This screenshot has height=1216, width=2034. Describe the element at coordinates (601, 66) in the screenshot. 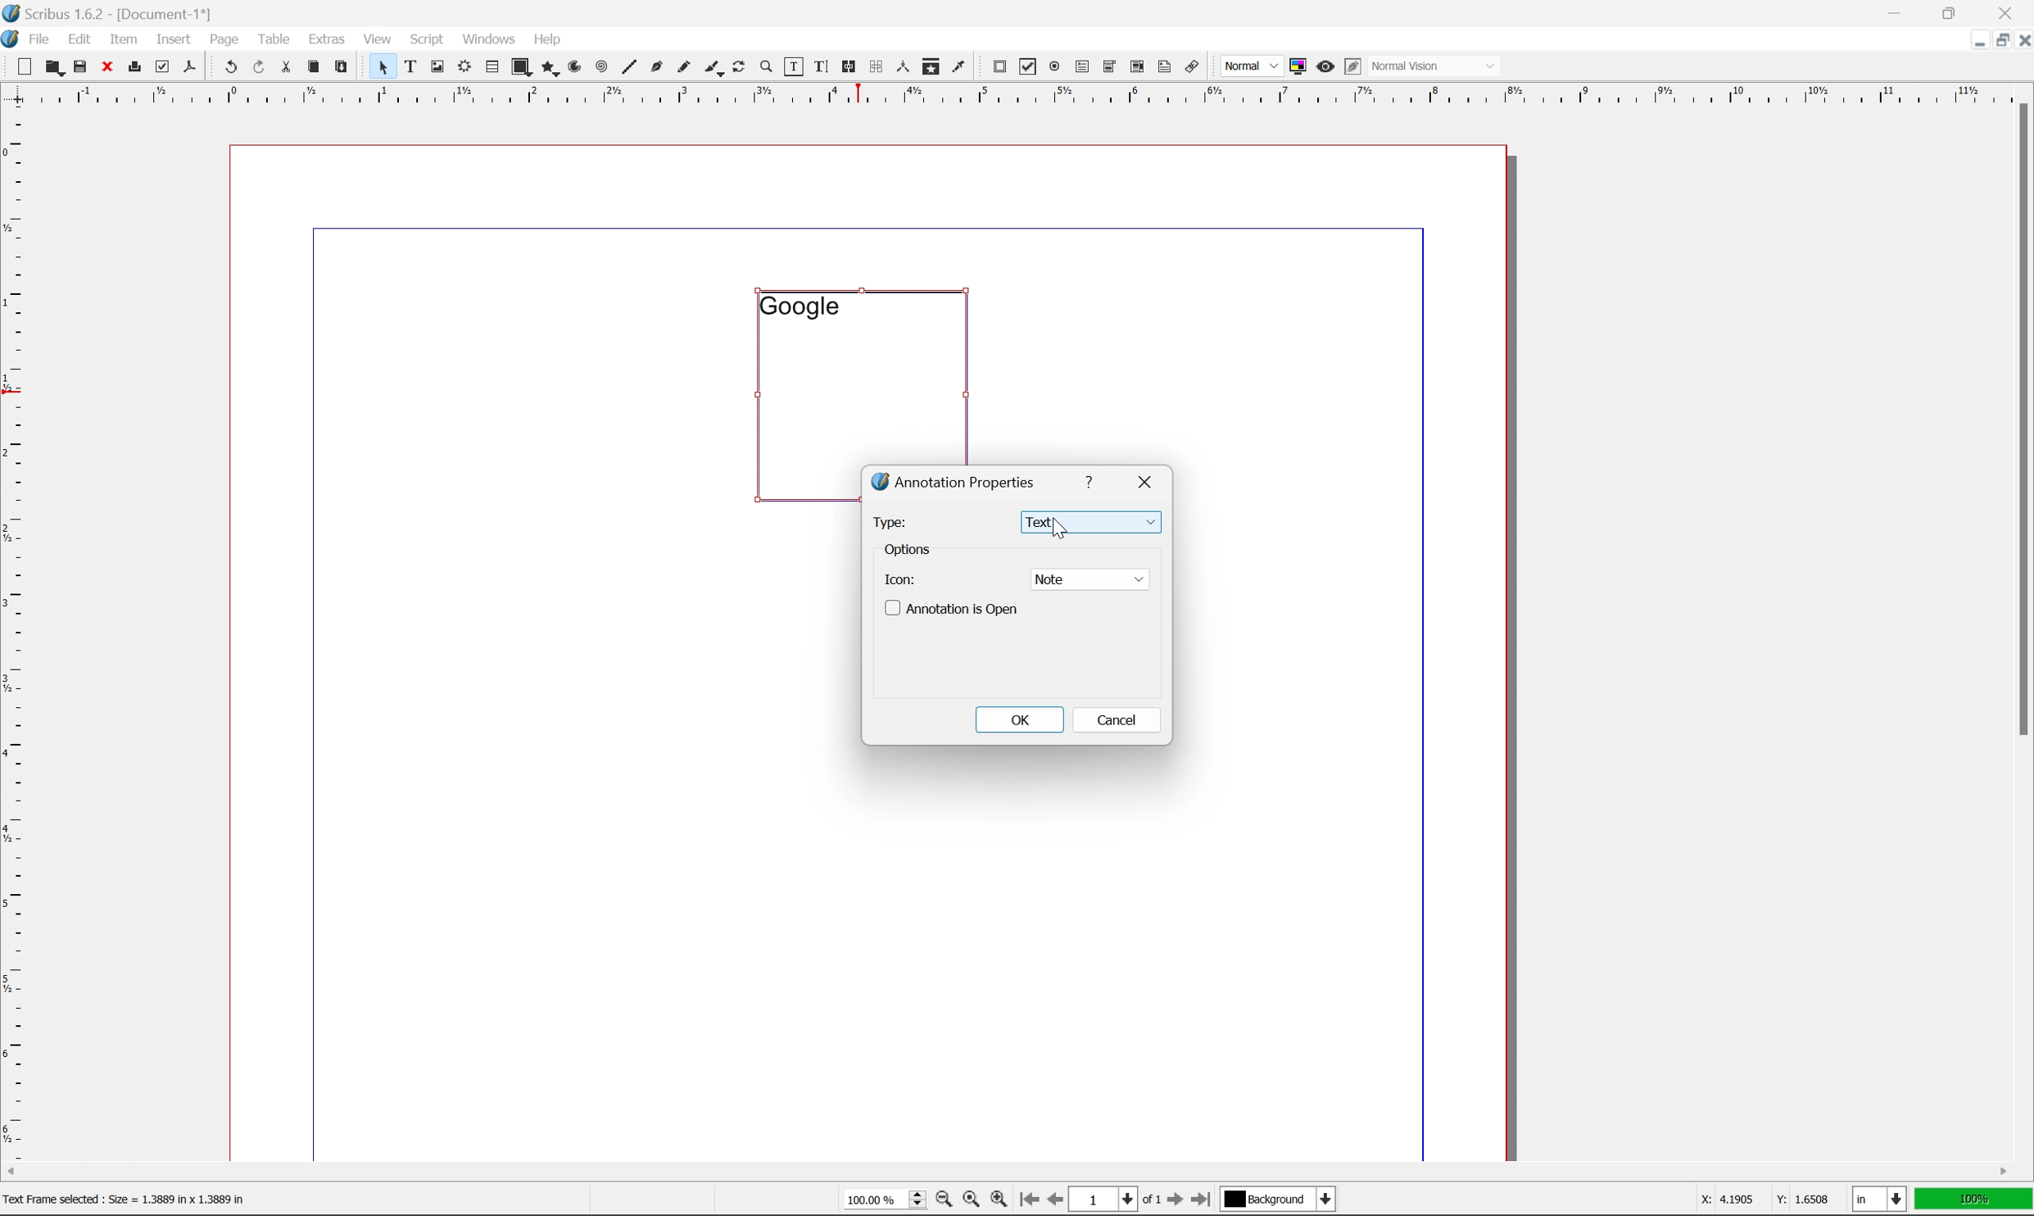

I see `spiral` at that location.